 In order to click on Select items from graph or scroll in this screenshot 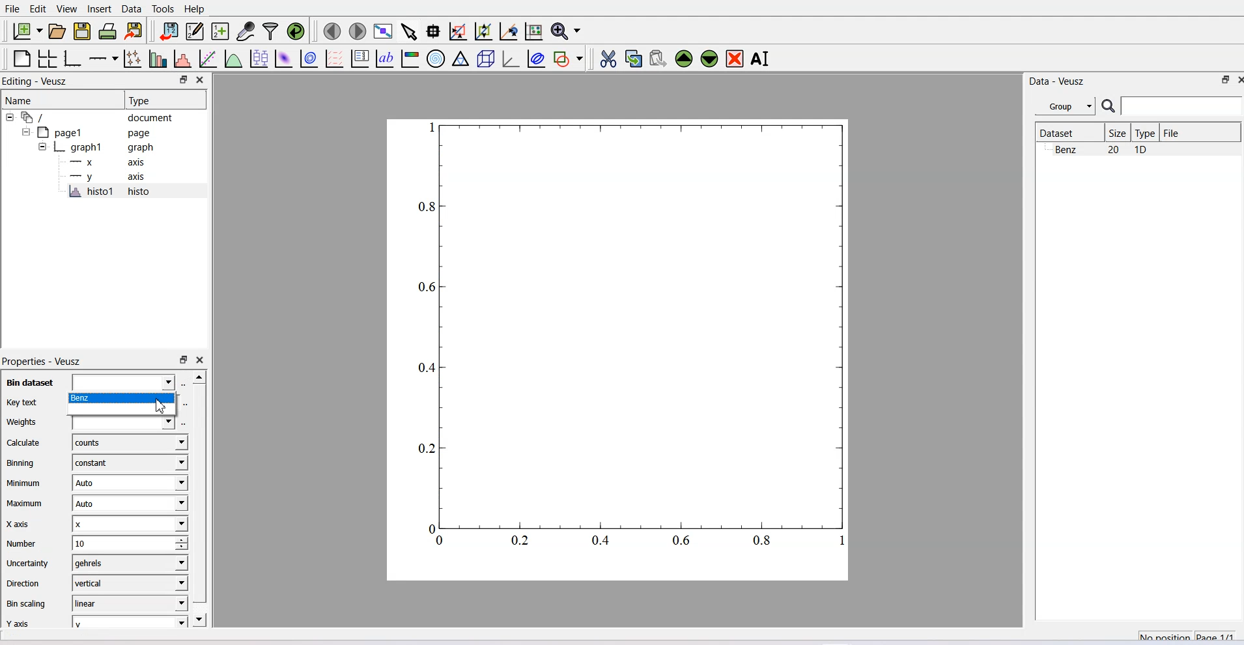, I will do `click(410, 32)`.